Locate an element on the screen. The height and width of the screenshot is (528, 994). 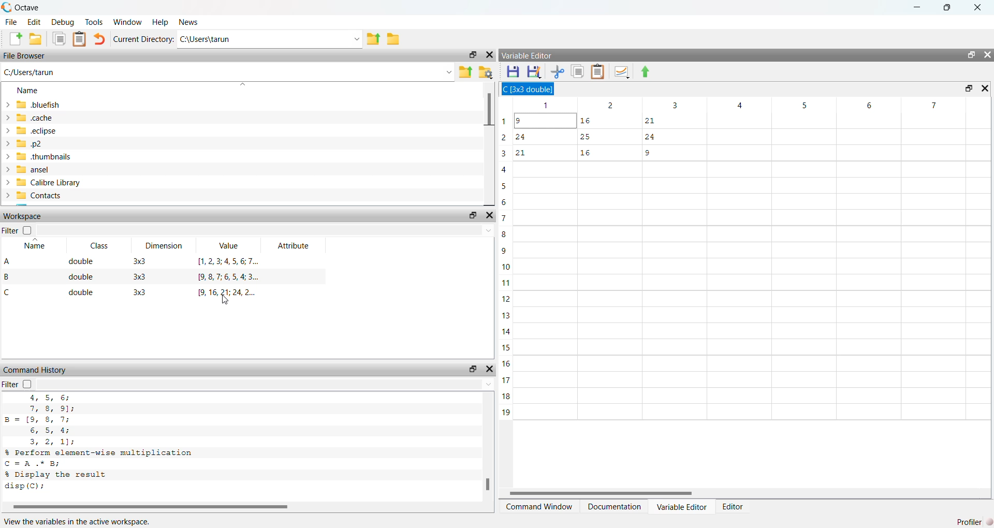
Profiler is located at coordinates (971, 522).